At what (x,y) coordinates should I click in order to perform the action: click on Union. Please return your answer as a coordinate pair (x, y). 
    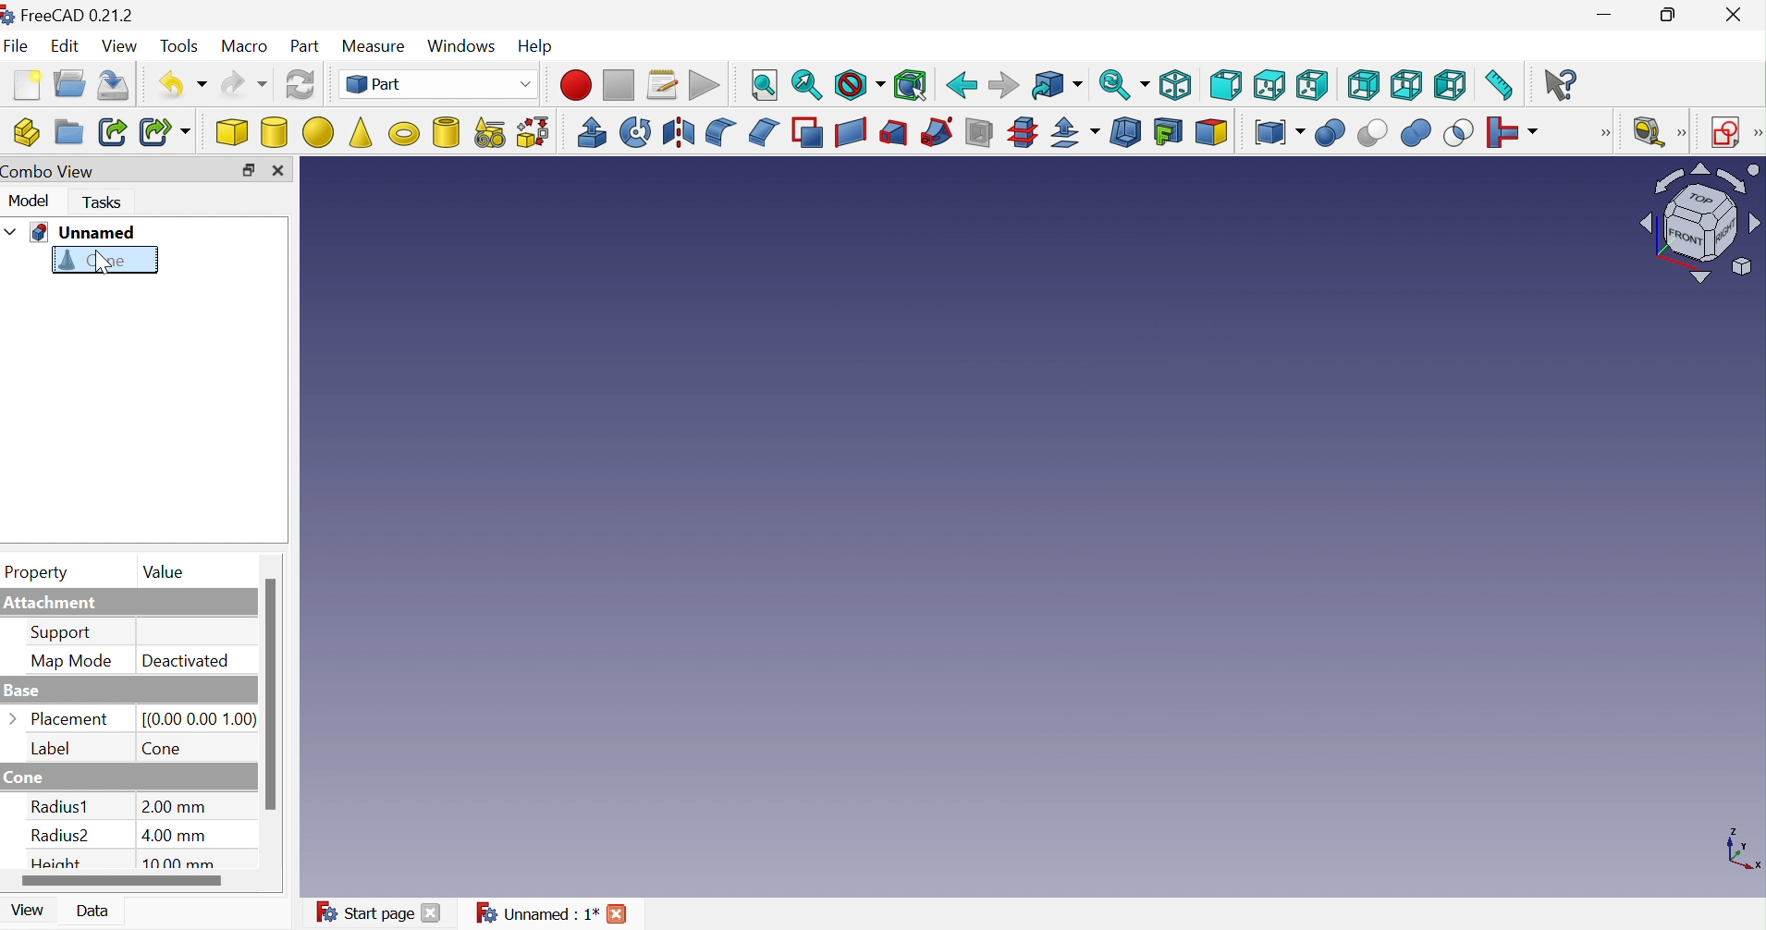
    Looking at the image, I should click on (1416, 135).